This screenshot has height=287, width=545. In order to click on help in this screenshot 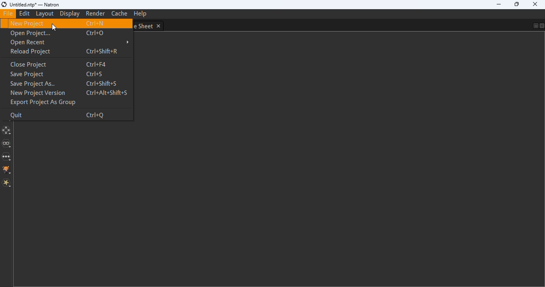, I will do `click(140, 14)`.